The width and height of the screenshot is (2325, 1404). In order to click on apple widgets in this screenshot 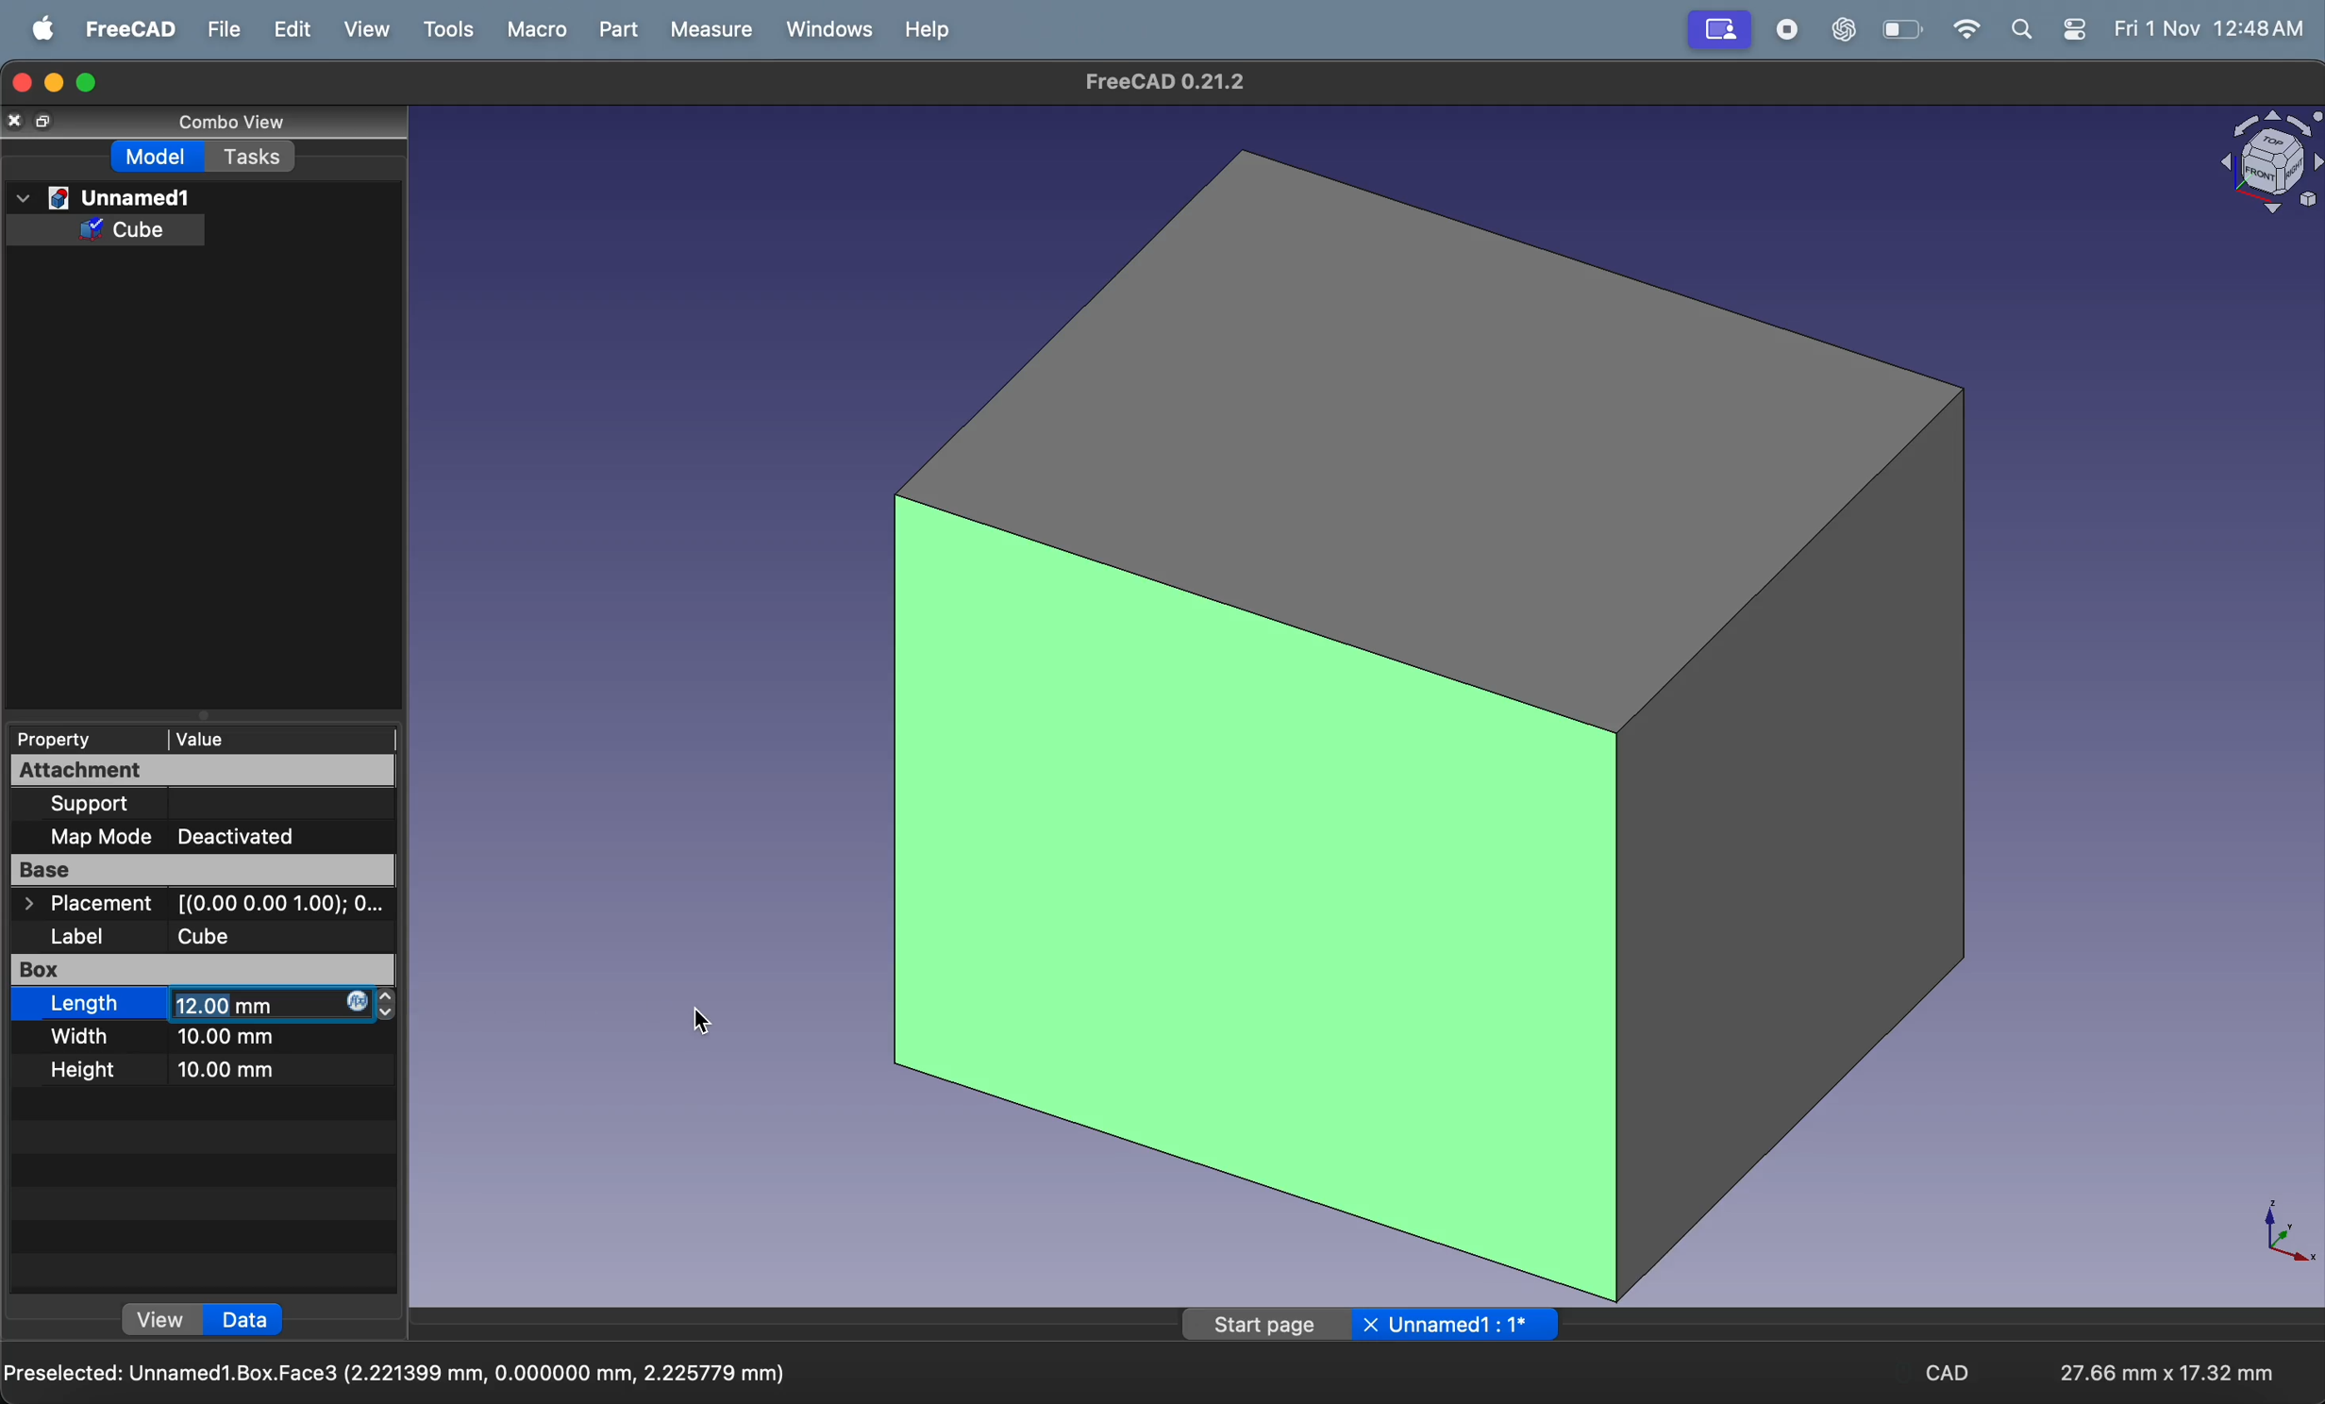, I will do `click(2050, 31)`.